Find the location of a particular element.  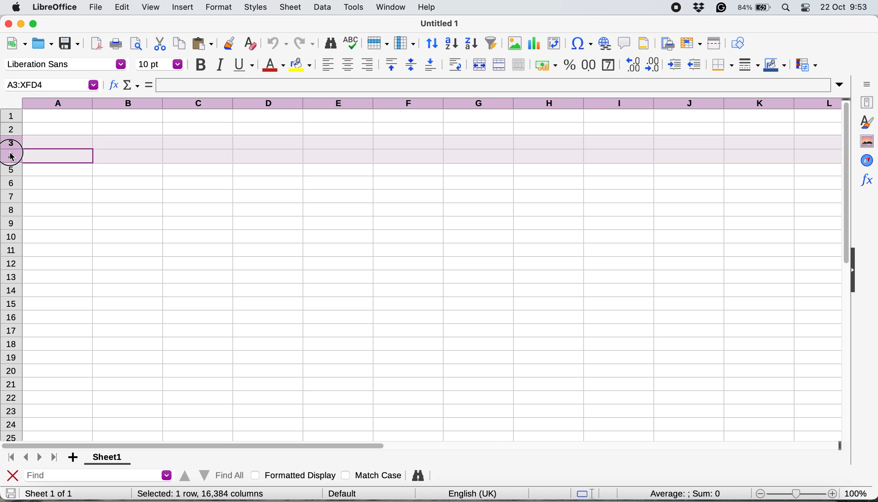

help is located at coordinates (428, 7).